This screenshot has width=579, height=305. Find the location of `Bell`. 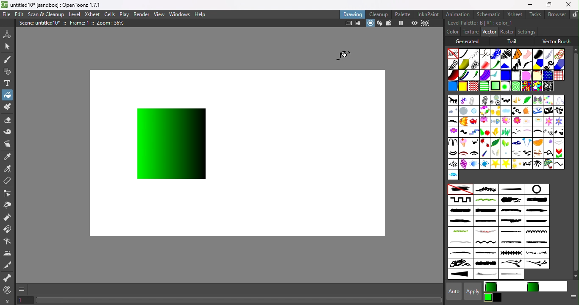

Bell is located at coordinates (516, 100).